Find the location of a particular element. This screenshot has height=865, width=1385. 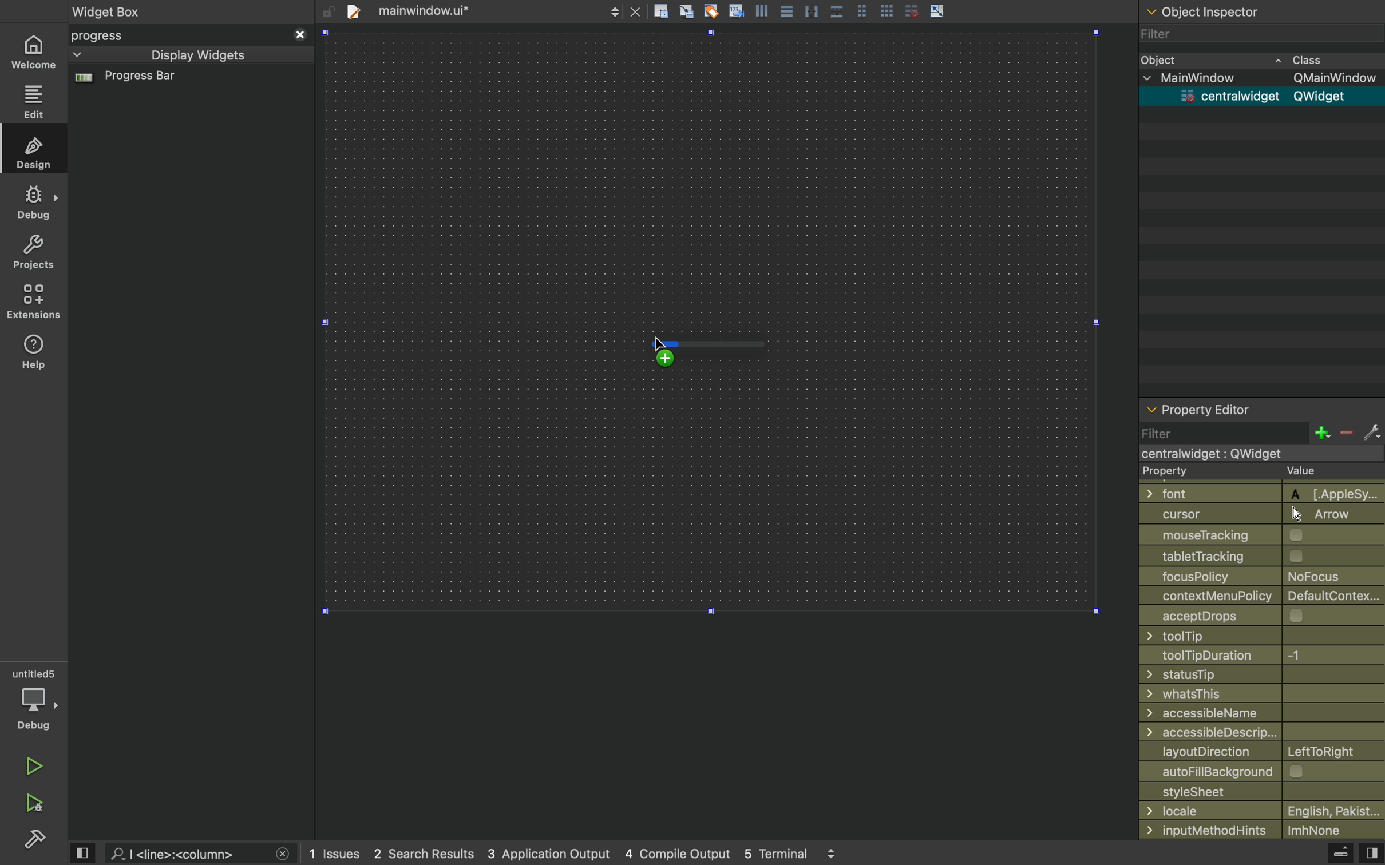

layout actions is located at coordinates (853, 11).